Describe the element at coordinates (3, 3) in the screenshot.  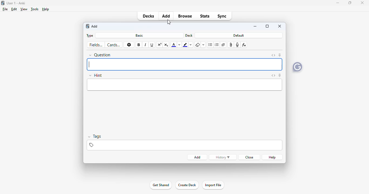
I see `logo` at that location.